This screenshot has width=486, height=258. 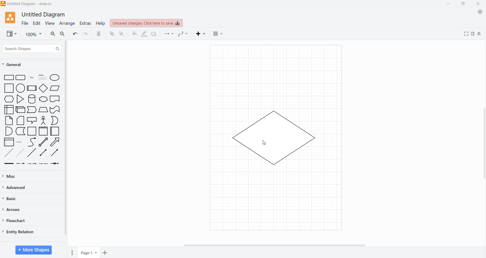 What do you see at coordinates (55, 99) in the screenshot?
I see `Document` at bounding box center [55, 99].